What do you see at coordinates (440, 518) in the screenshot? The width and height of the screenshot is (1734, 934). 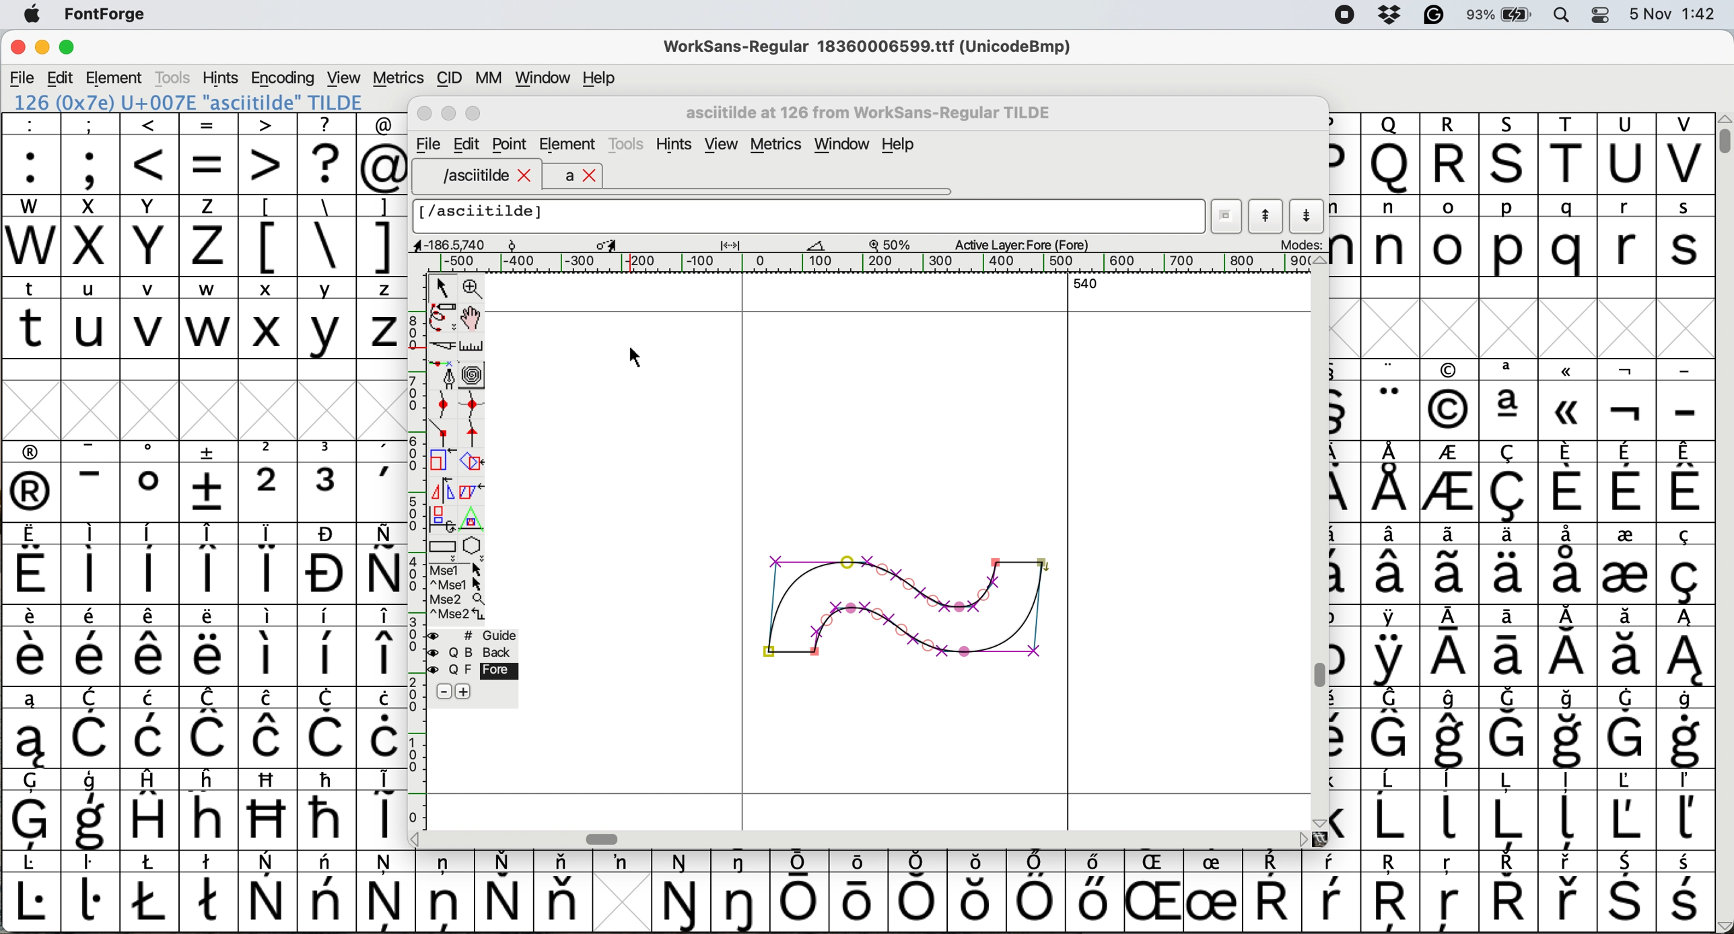 I see `rotat object in 3d and project back to plane` at bounding box center [440, 518].